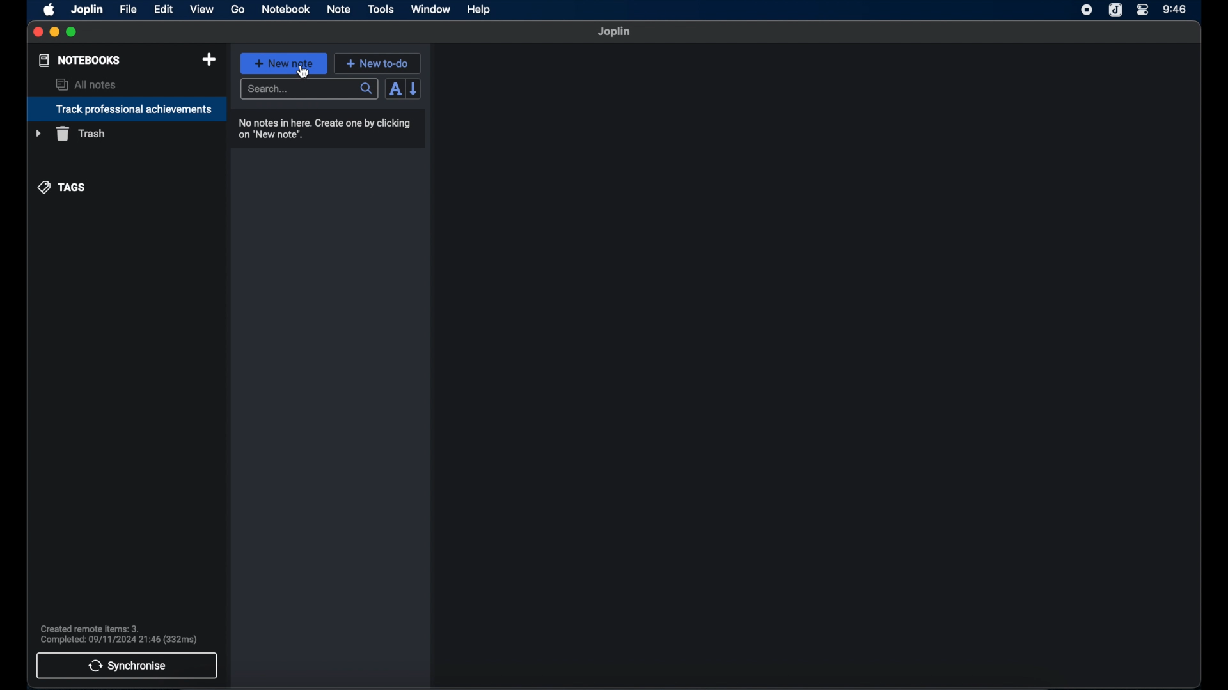  What do you see at coordinates (338, 9) in the screenshot?
I see `note` at bounding box center [338, 9].